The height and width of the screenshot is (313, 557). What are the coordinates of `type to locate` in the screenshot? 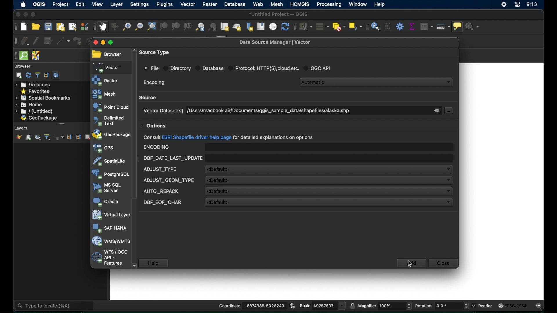 It's located at (41, 305).